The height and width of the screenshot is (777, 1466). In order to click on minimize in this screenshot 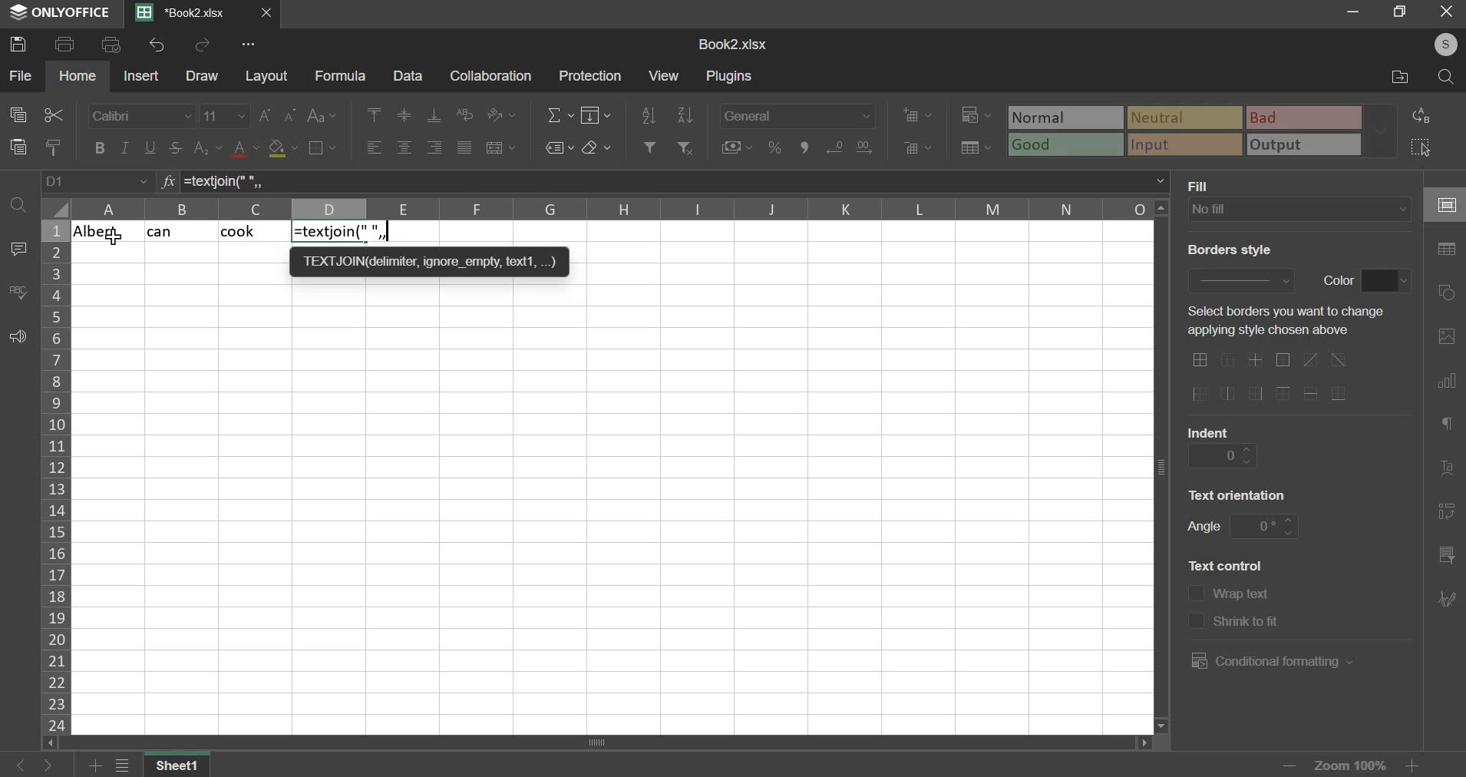, I will do `click(1356, 12)`.